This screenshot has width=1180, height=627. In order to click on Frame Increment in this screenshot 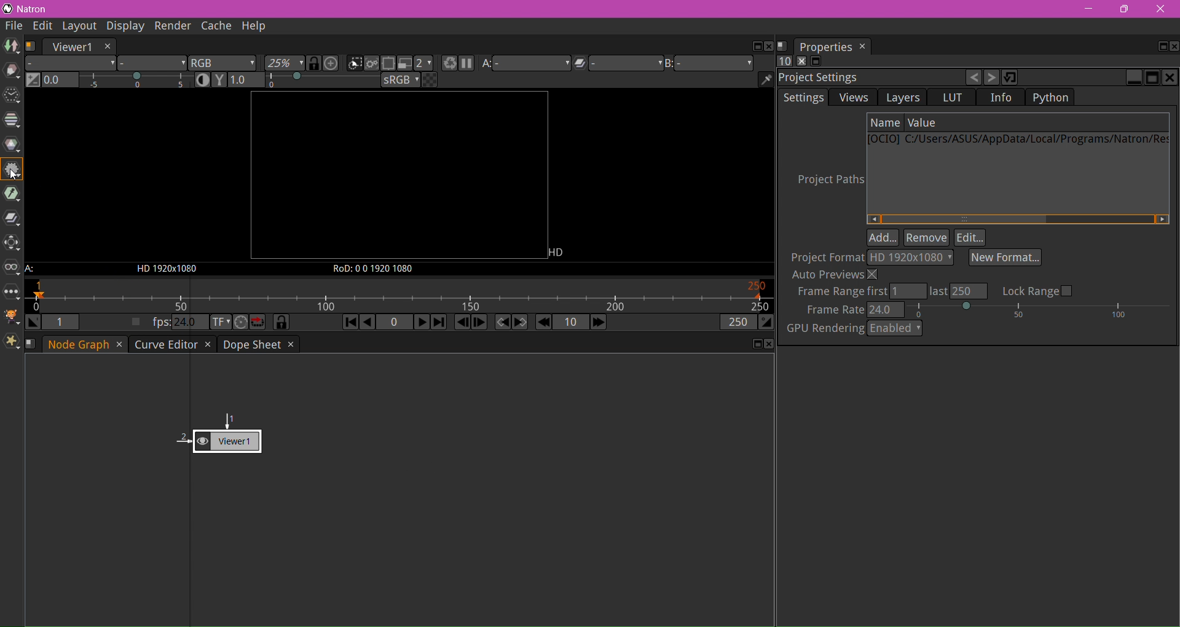, I will do `click(570, 323)`.